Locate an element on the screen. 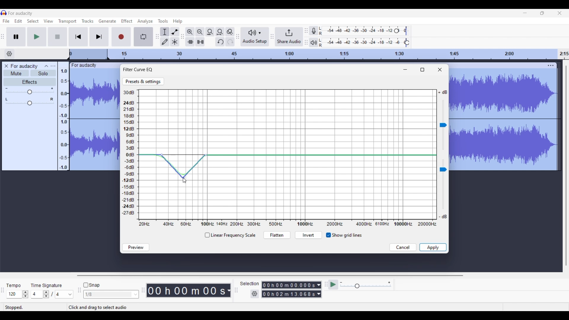  Open menu is located at coordinates (53, 66).